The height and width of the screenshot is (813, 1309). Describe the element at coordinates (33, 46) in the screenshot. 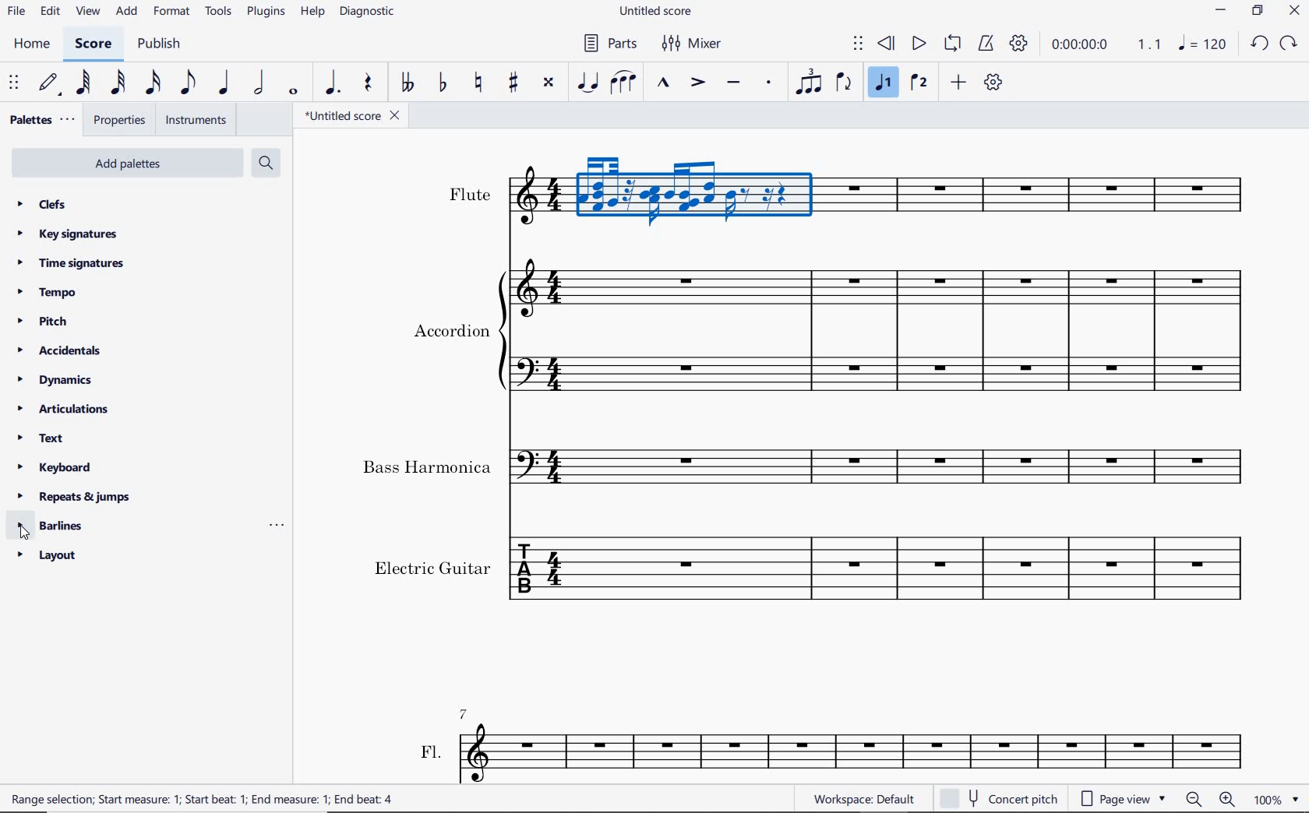

I see `HOME` at that location.